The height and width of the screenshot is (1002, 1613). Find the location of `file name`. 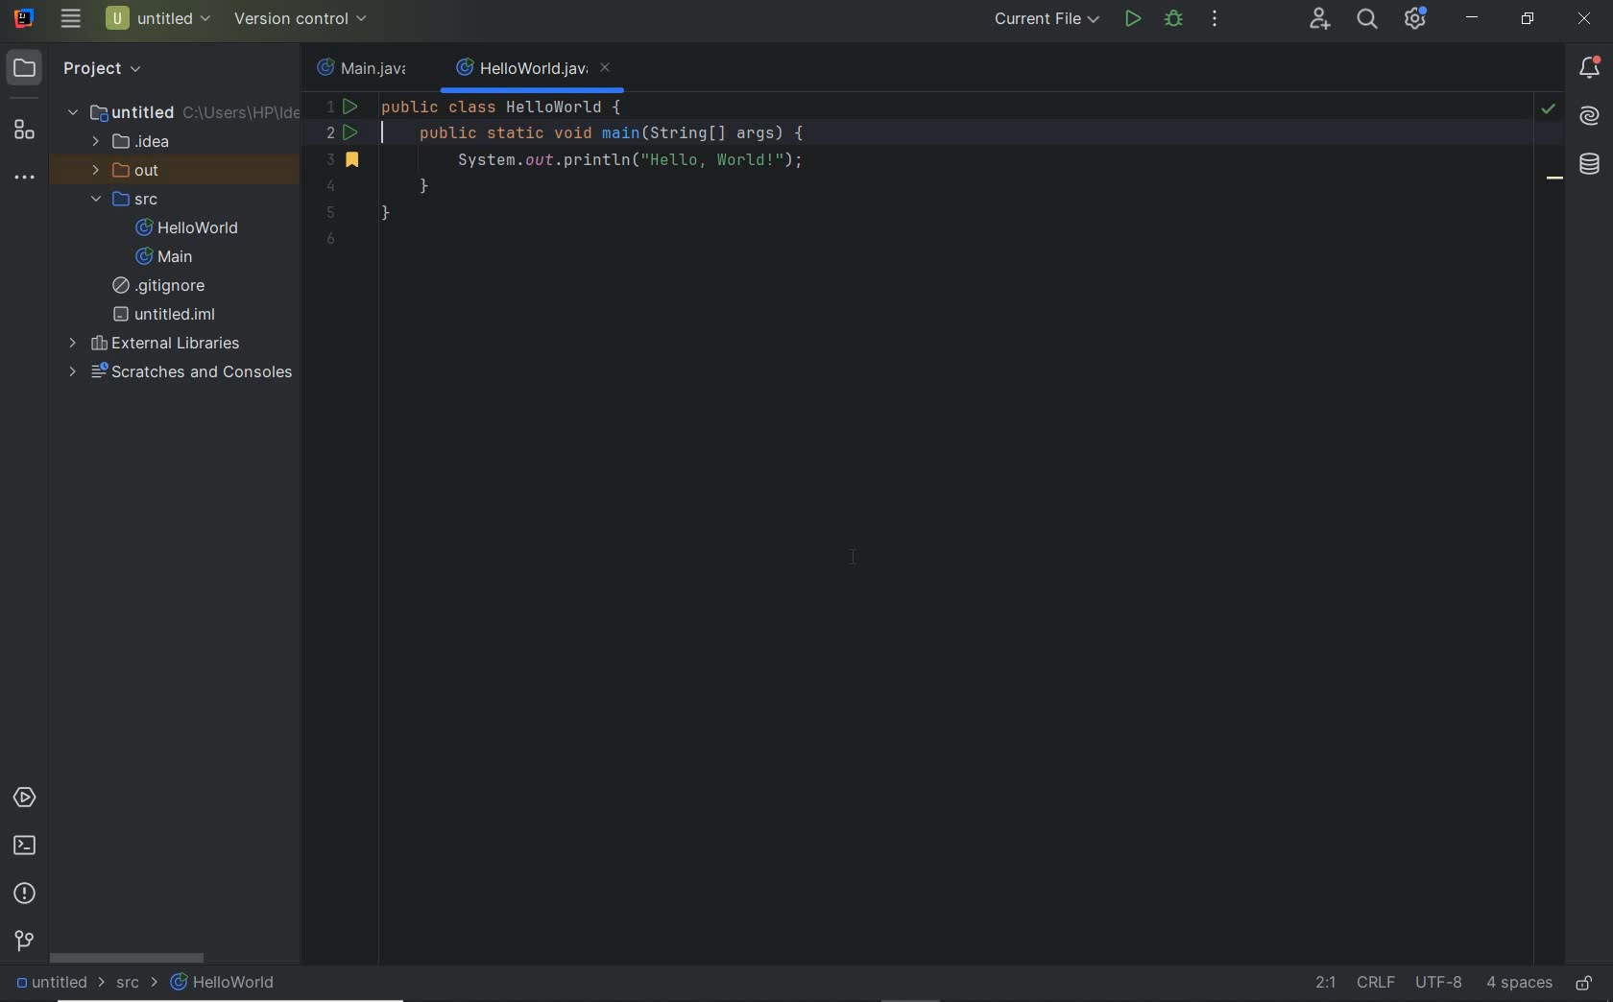

file name is located at coordinates (535, 70).